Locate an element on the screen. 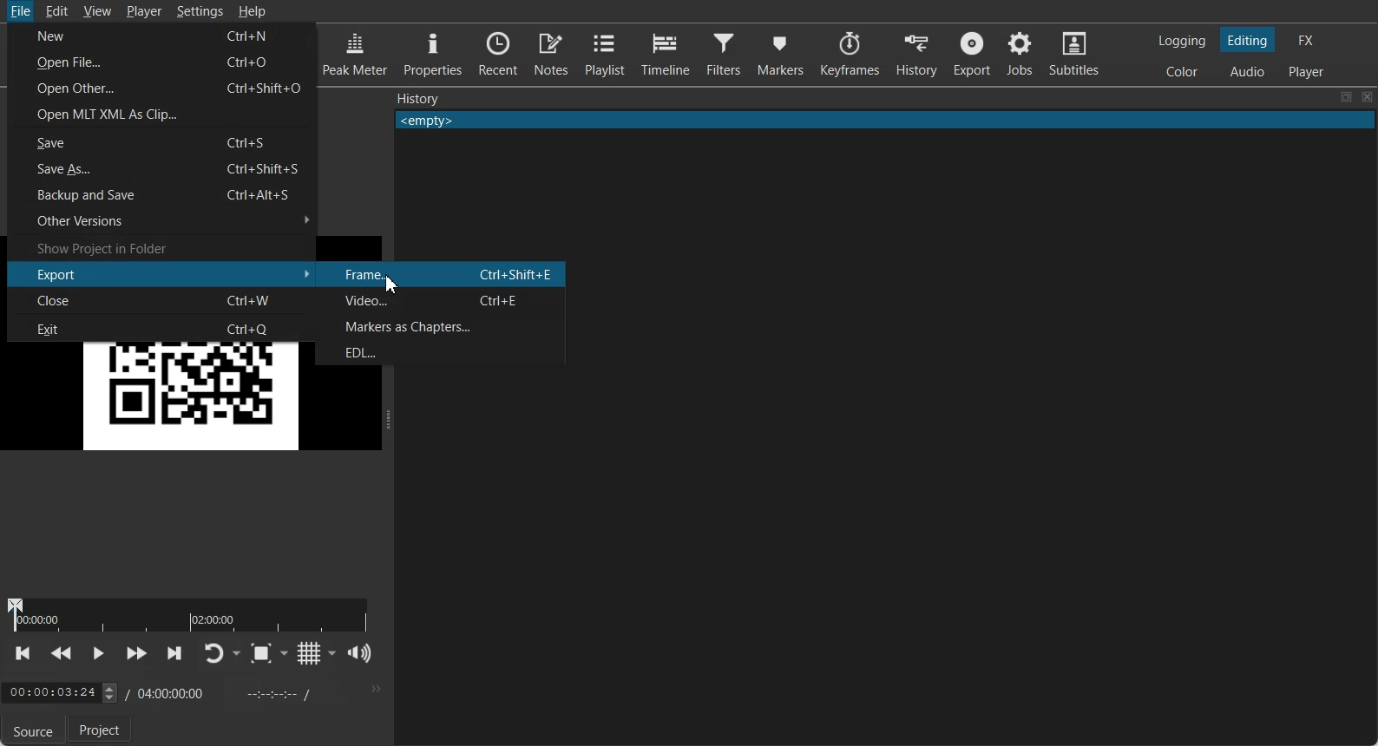 This screenshot has height=746, width=1378. Exit is located at coordinates (95, 326).